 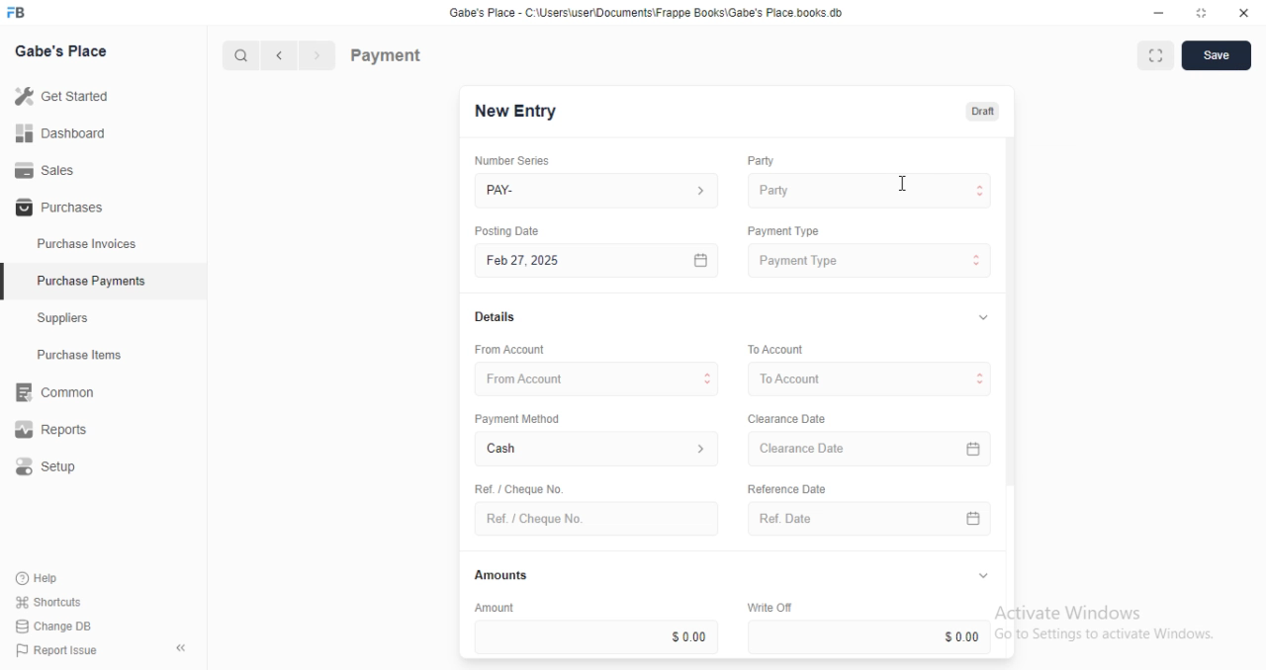 What do you see at coordinates (69, 320) in the screenshot?
I see `Suppliers` at bounding box center [69, 320].